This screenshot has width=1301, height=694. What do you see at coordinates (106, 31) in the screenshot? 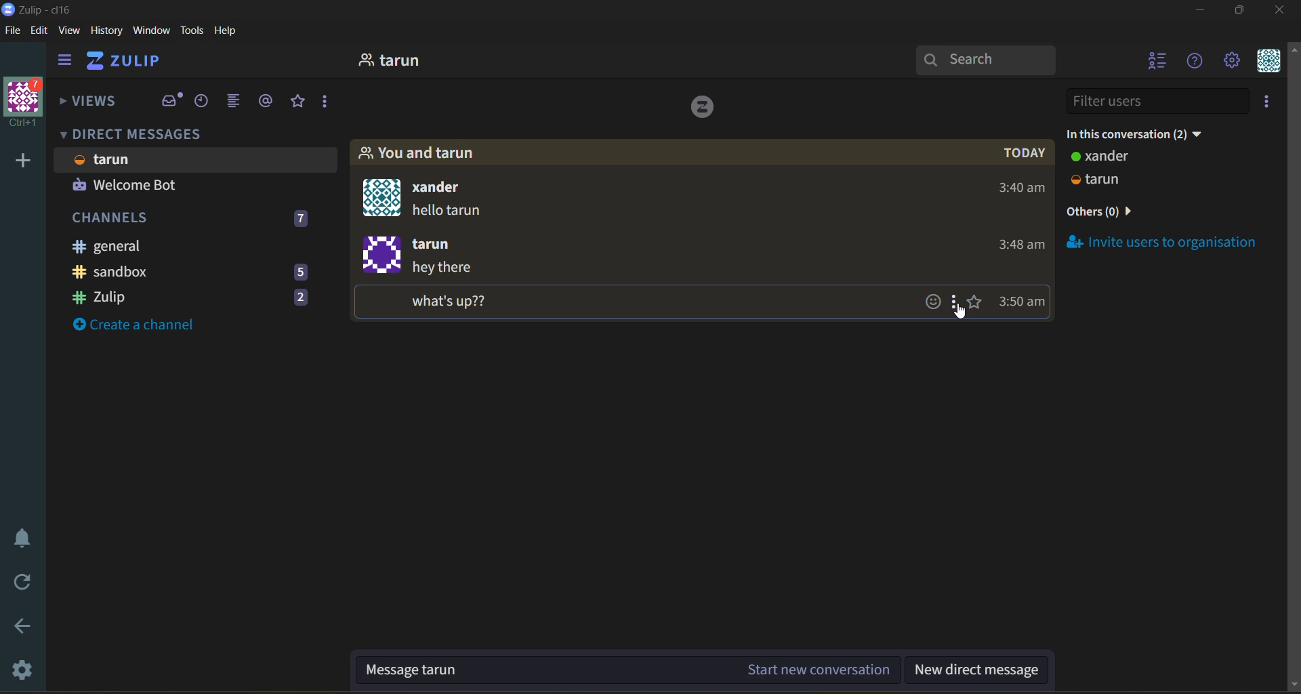
I see `history` at bounding box center [106, 31].